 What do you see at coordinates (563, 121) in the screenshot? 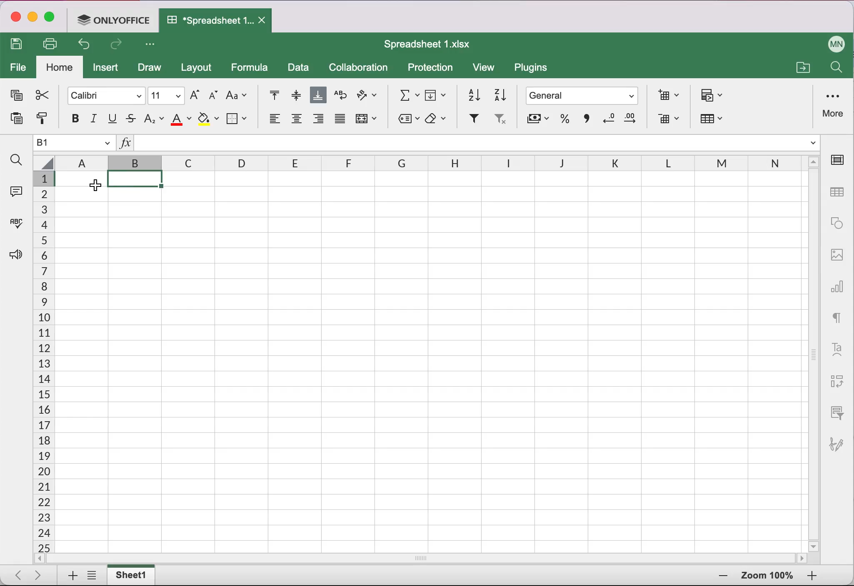
I see `percent syle` at bounding box center [563, 121].